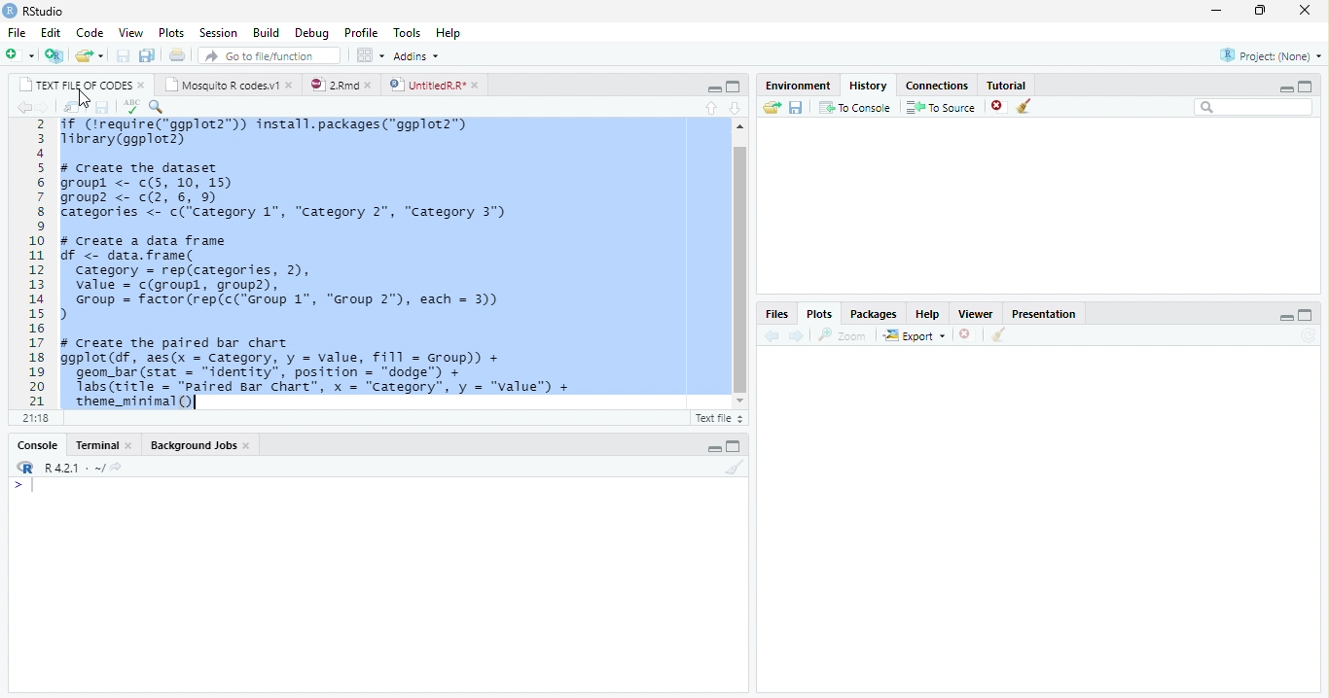  Describe the element at coordinates (993, 107) in the screenshot. I see `remove selected history` at that location.